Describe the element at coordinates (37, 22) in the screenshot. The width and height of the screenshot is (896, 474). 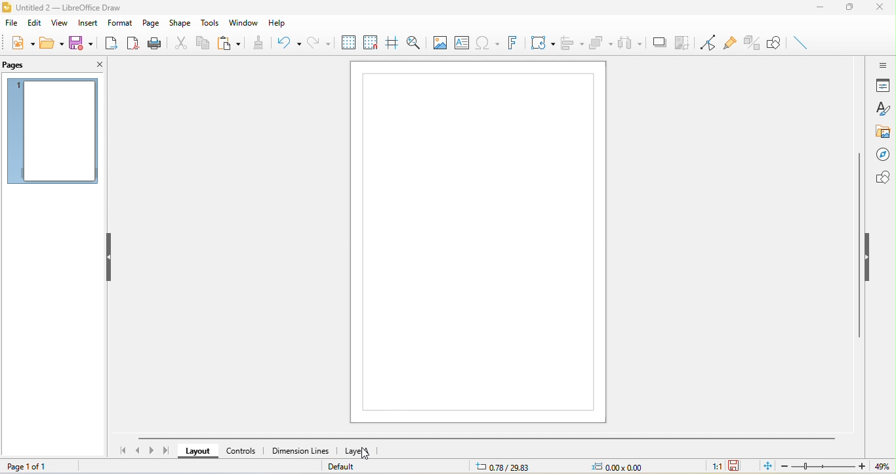
I see `edit` at that location.